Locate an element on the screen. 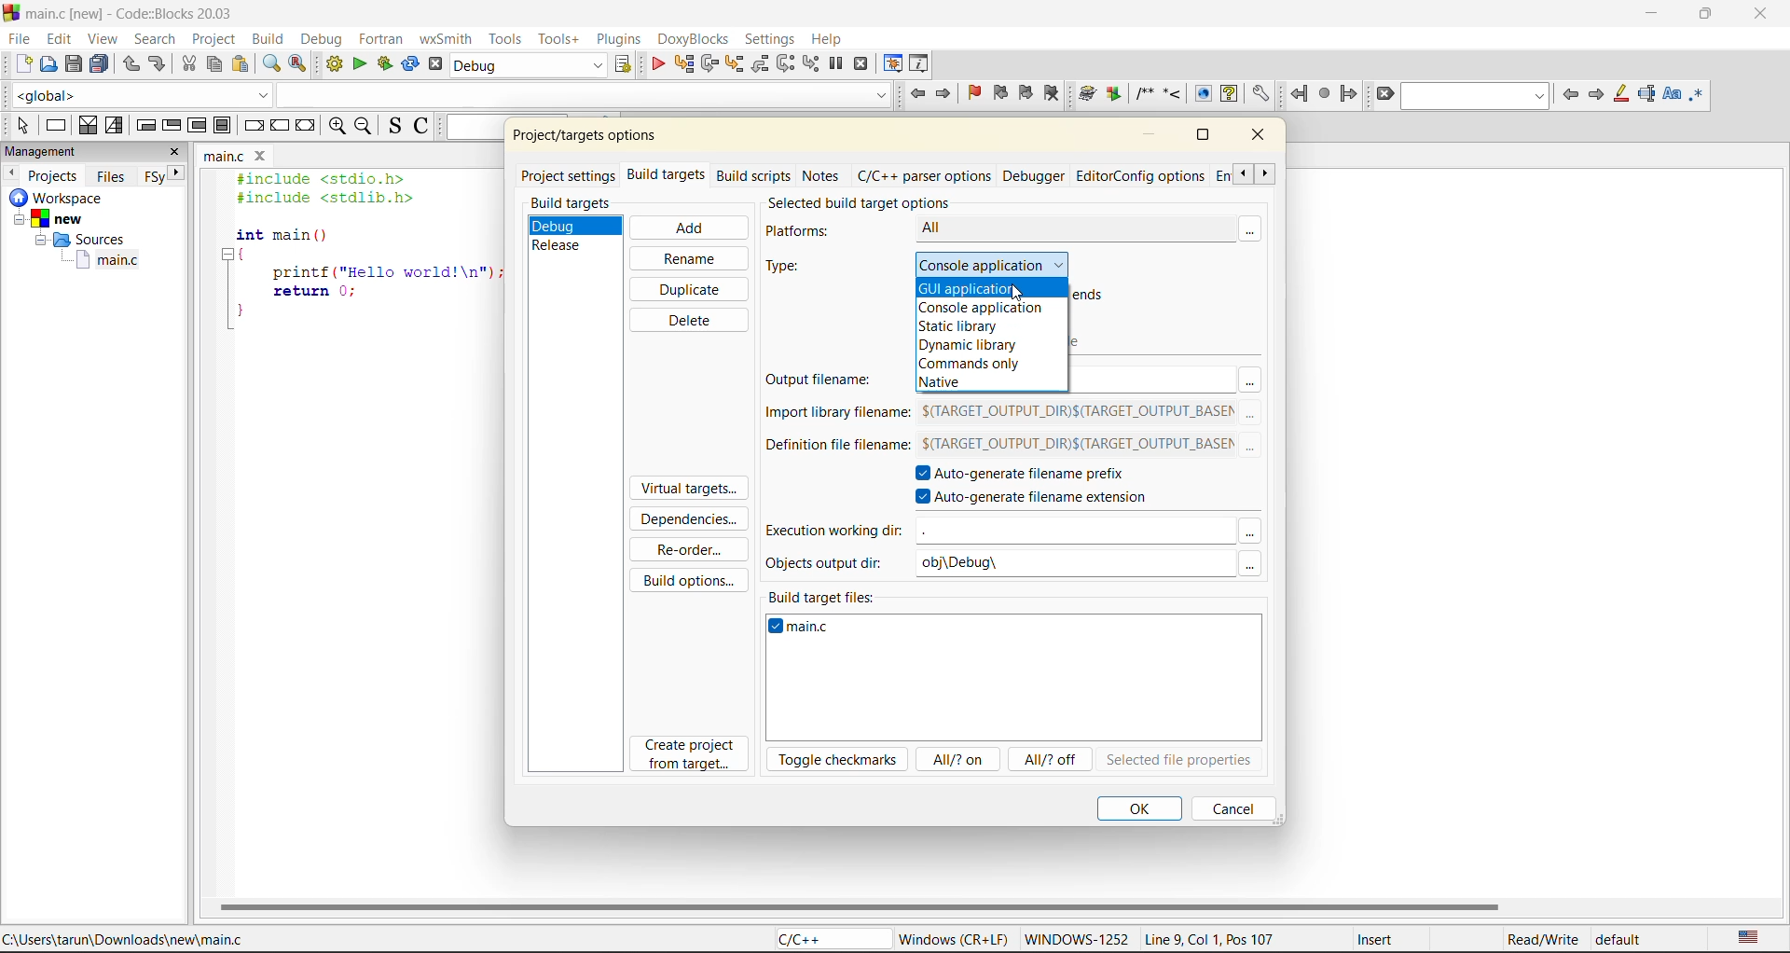  console application is located at coordinates (987, 308).